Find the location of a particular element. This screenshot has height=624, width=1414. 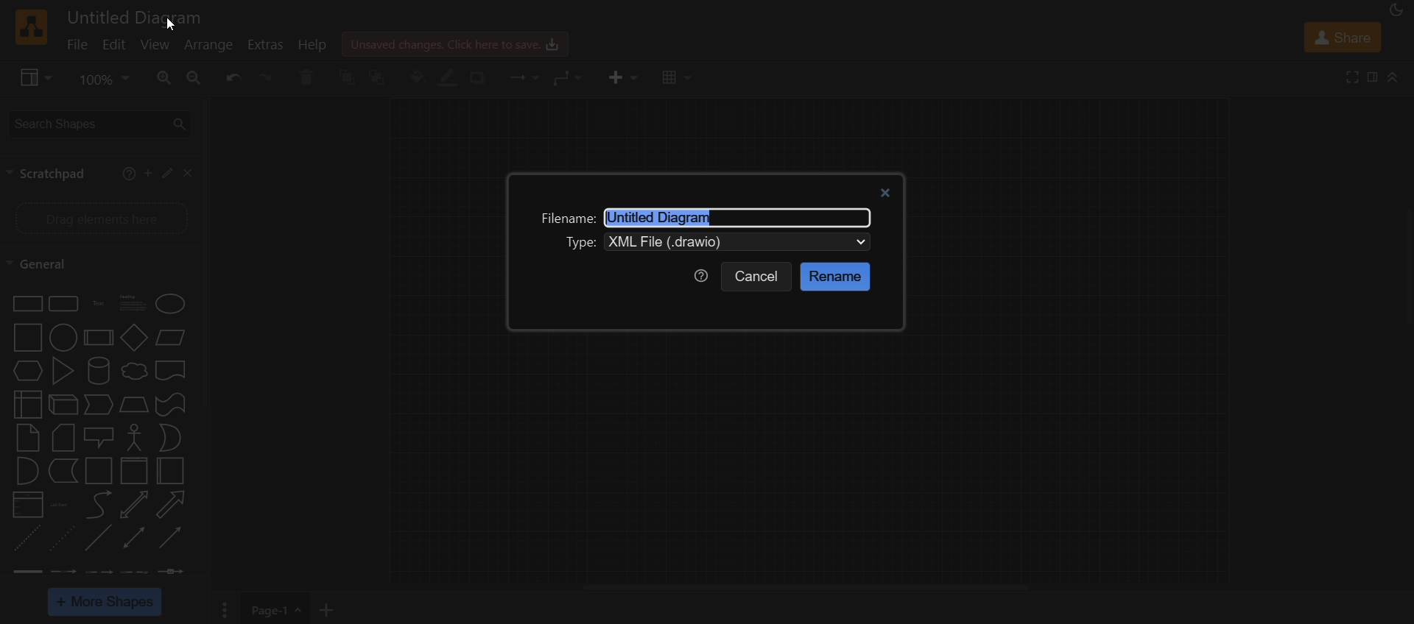

drag elements here is located at coordinates (100, 216).